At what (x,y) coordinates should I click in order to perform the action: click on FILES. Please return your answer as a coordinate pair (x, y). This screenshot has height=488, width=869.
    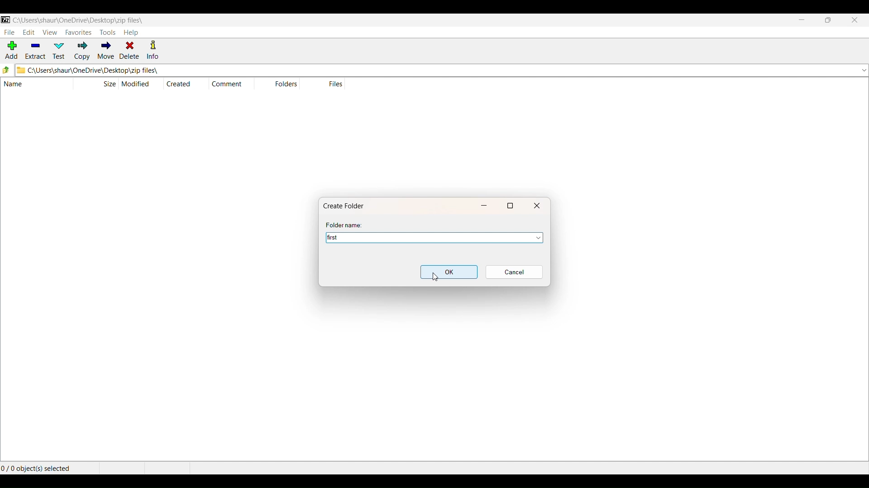
    Looking at the image, I should click on (335, 84).